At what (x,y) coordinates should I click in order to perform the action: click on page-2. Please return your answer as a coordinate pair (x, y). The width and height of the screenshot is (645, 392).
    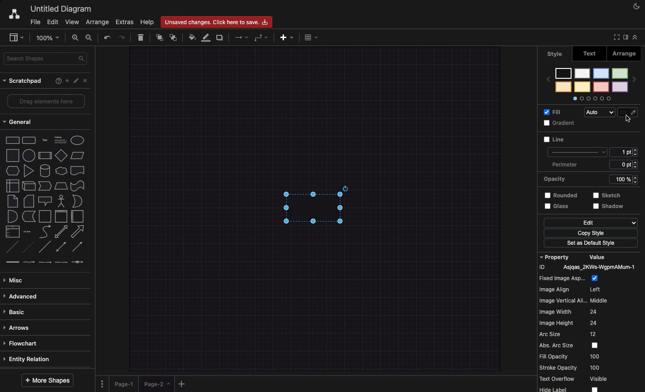
    Looking at the image, I should click on (158, 384).